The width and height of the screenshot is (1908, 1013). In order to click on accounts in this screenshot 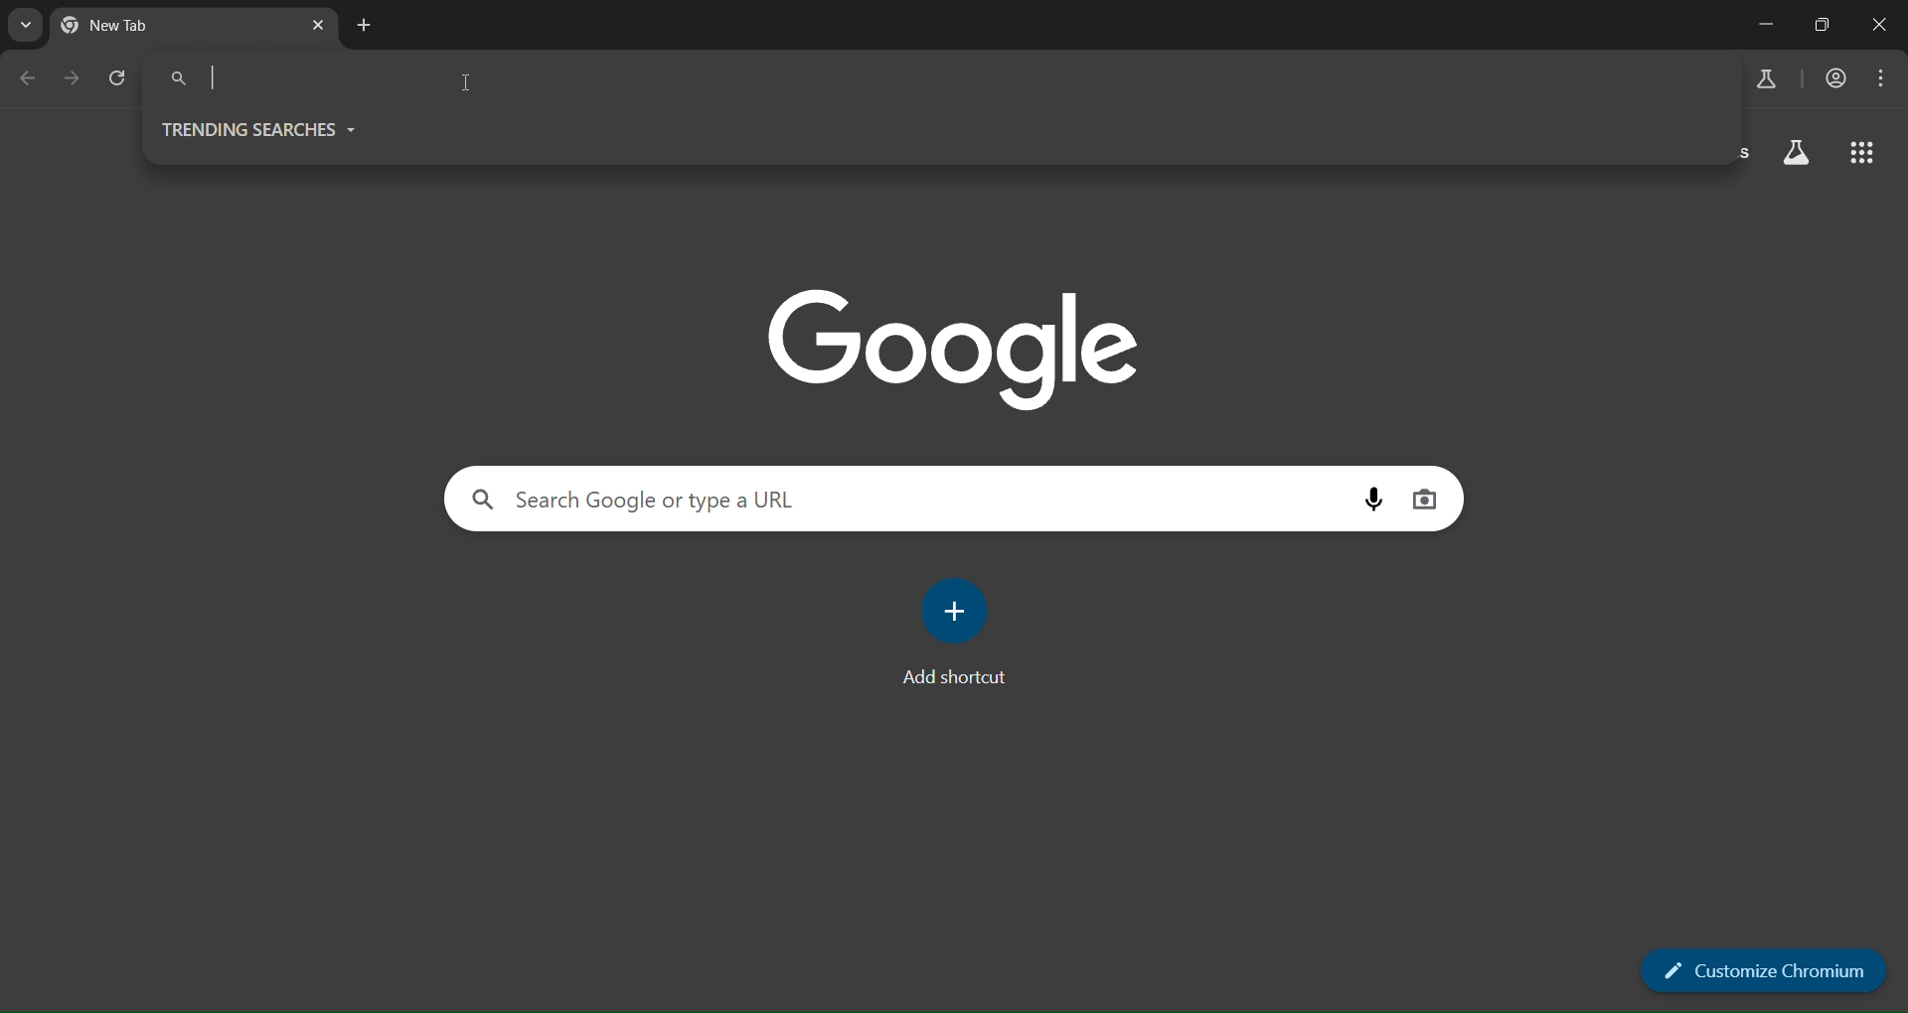, I will do `click(1835, 77)`.